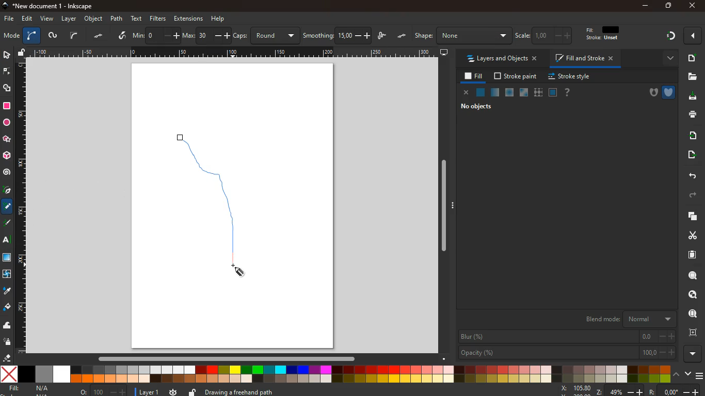 The width and height of the screenshot is (705, 396). What do you see at coordinates (666, 58) in the screenshot?
I see `more` at bounding box center [666, 58].